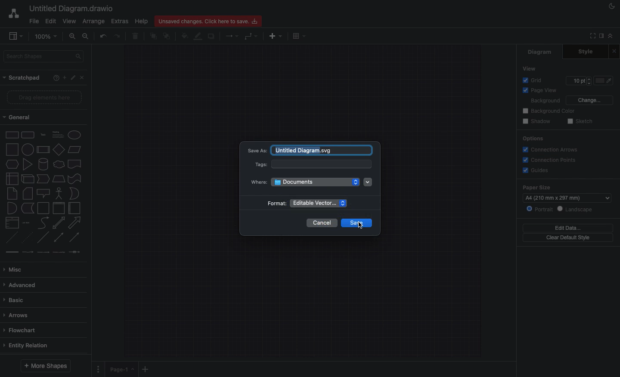  What do you see at coordinates (530, 68) in the screenshot?
I see `View` at bounding box center [530, 68].